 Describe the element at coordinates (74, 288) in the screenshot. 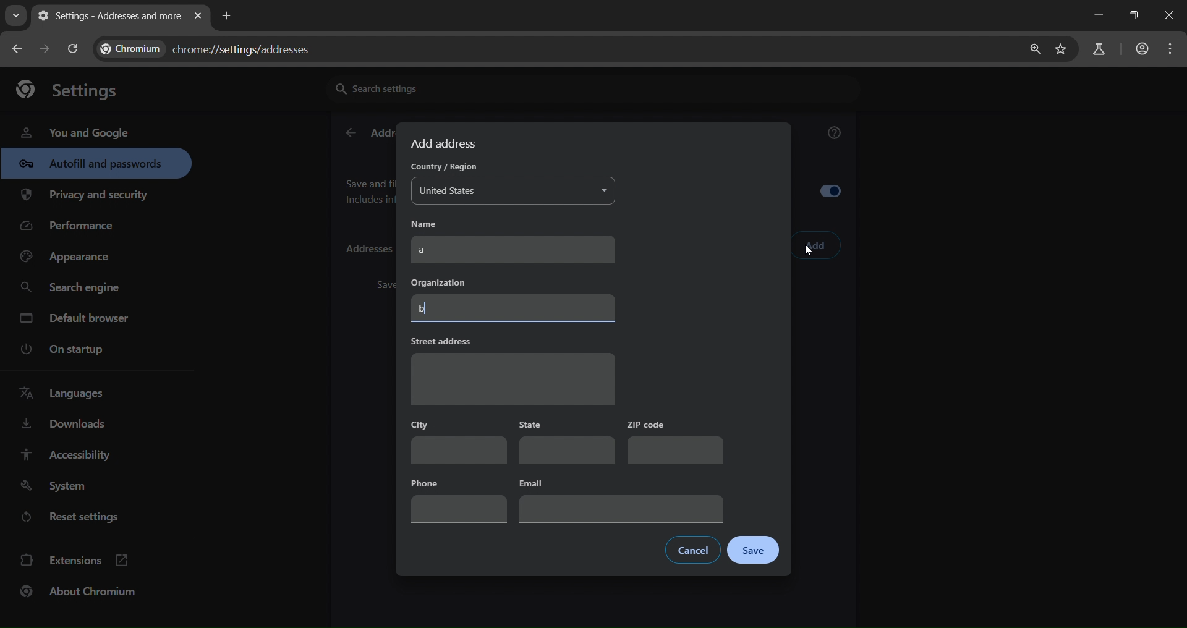

I see `search engine` at that location.